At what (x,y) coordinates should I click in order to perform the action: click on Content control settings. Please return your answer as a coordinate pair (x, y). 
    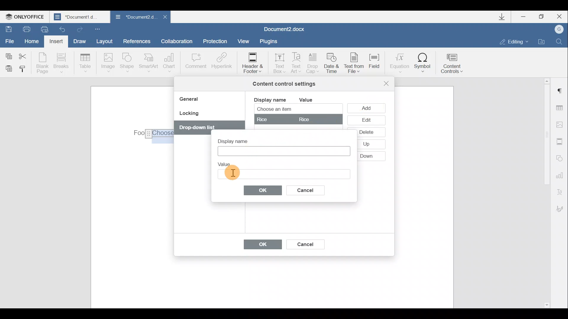
    Looking at the image, I should click on (284, 84).